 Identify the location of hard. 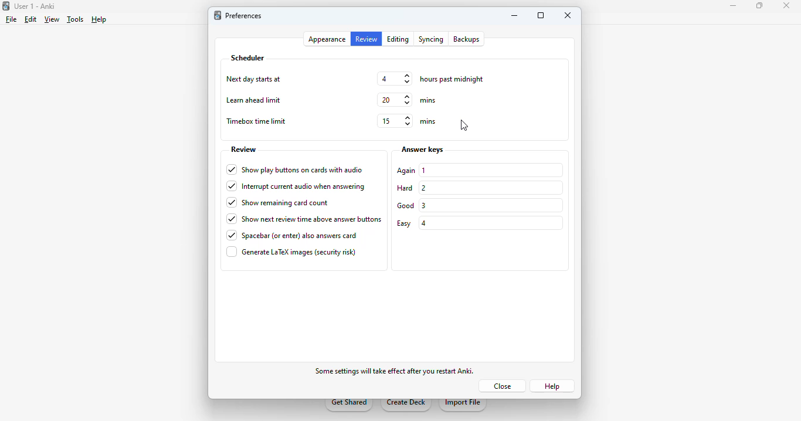
(405, 188).